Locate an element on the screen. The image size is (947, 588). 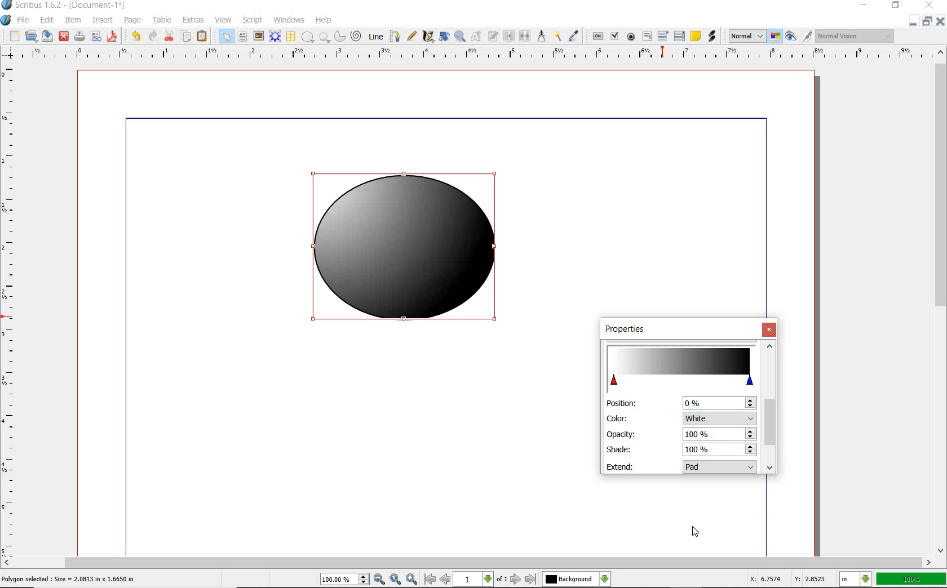
CUT is located at coordinates (170, 35).